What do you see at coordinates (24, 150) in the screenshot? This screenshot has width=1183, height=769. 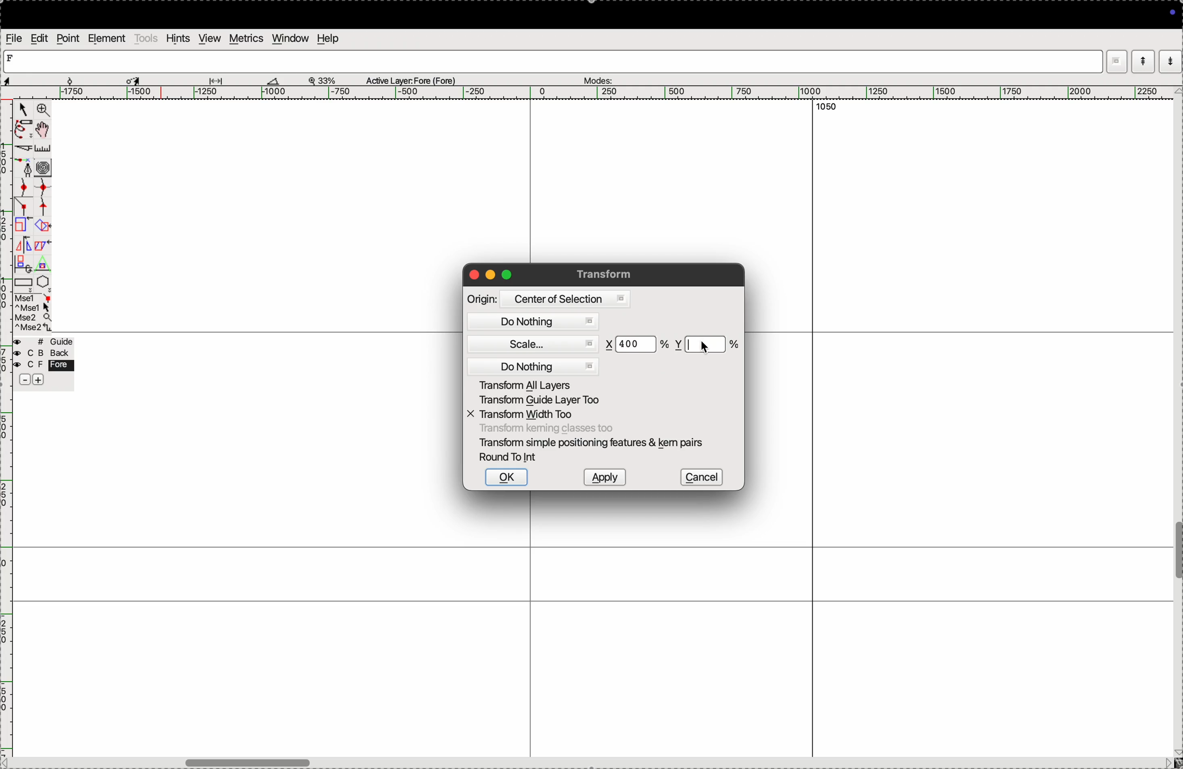 I see `cut` at bounding box center [24, 150].